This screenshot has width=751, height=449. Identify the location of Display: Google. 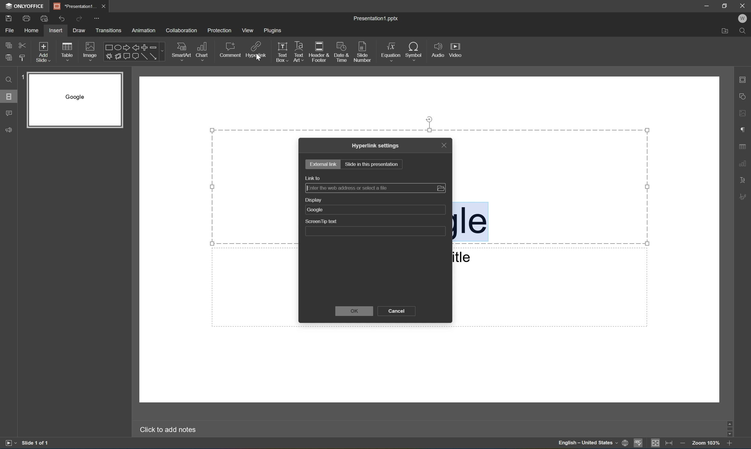
(375, 206).